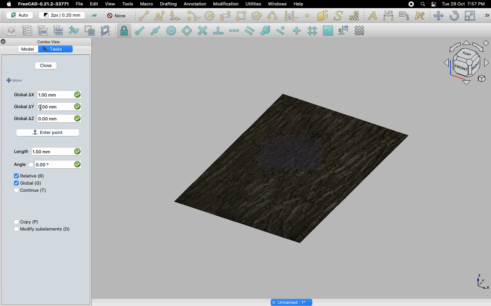 Image resolution: width=491 pixels, height=306 pixels. Describe the element at coordinates (140, 32) in the screenshot. I see `Snap endpoint` at that location.